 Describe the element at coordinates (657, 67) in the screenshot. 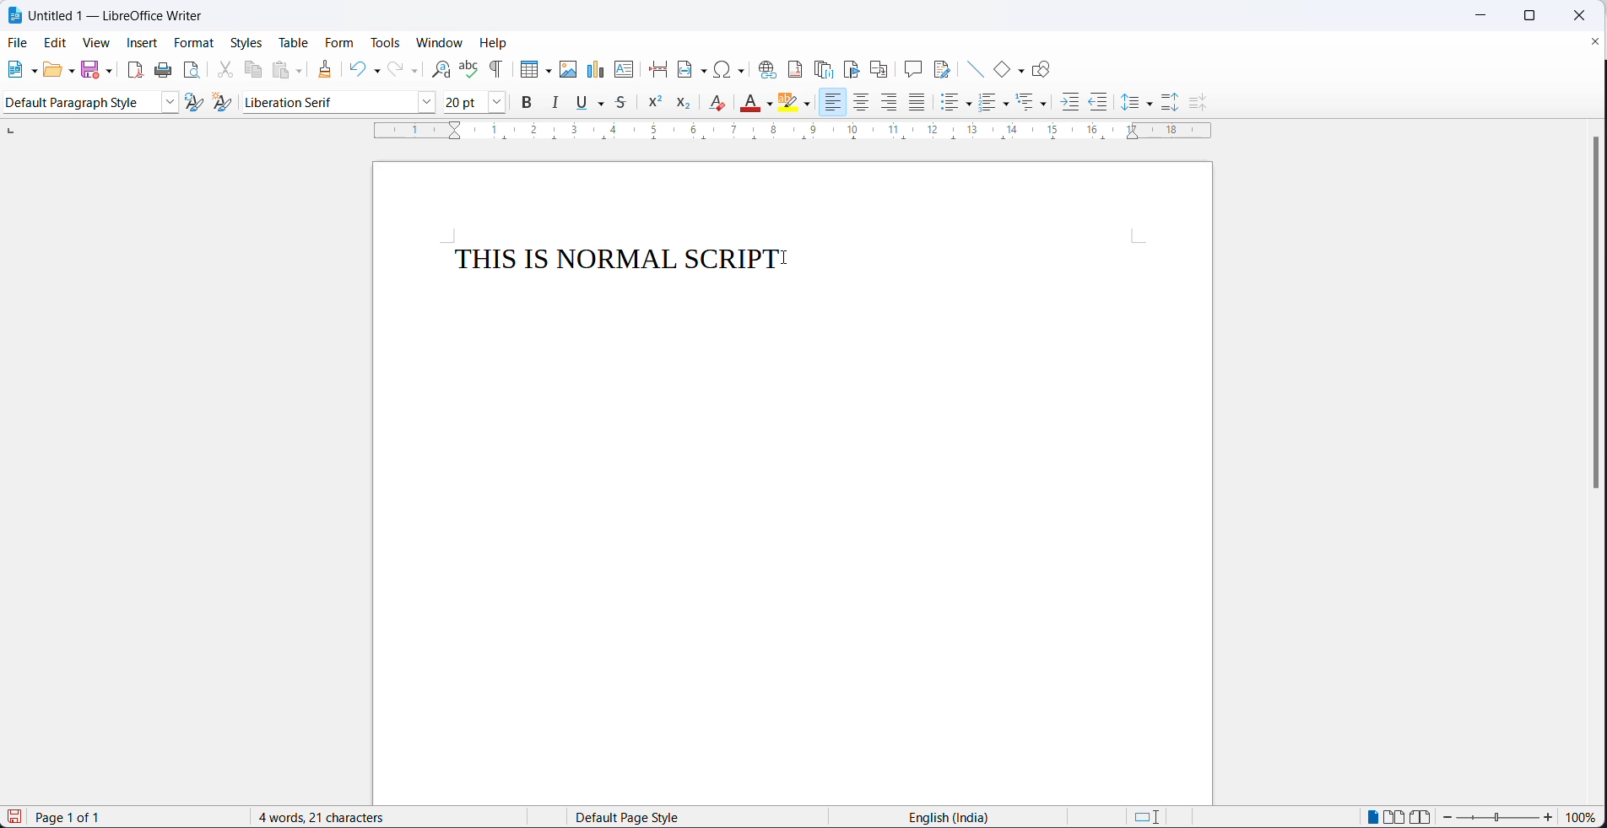

I see `page break` at that location.